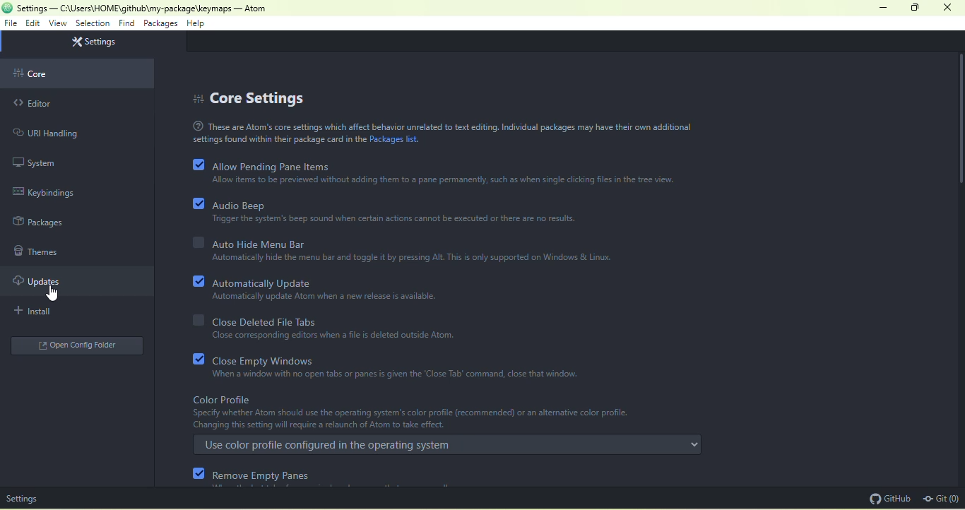 This screenshot has height=510, width=965. Describe the element at coordinates (194, 281) in the screenshot. I see `checkbox with ticks` at that location.